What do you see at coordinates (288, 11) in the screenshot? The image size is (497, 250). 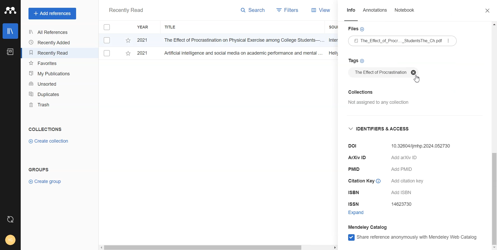 I see `Filters` at bounding box center [288, 11].